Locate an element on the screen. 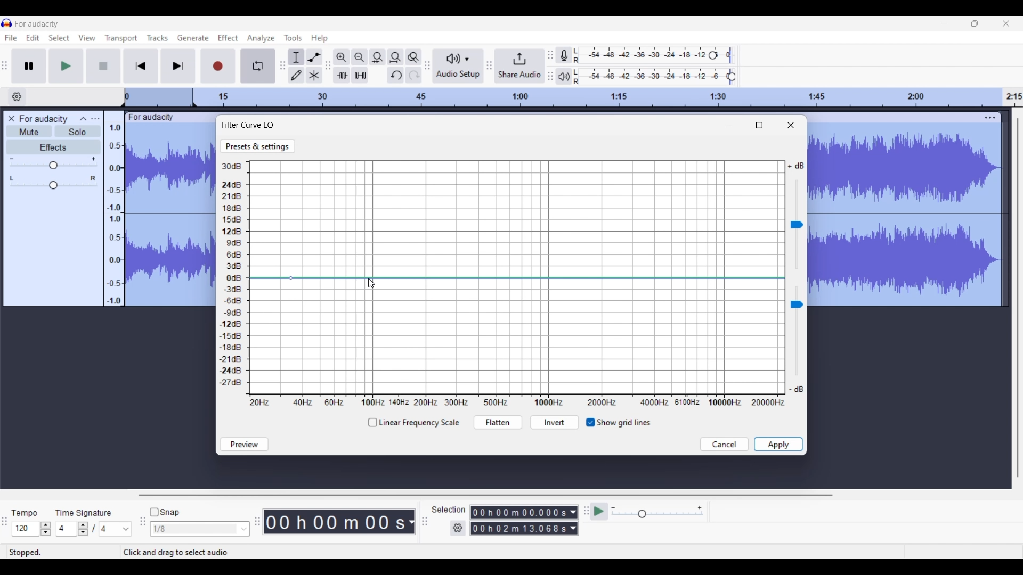 The height and width of the screenshot is (575, 1023). Header space  is located at coordinates (159, 98).